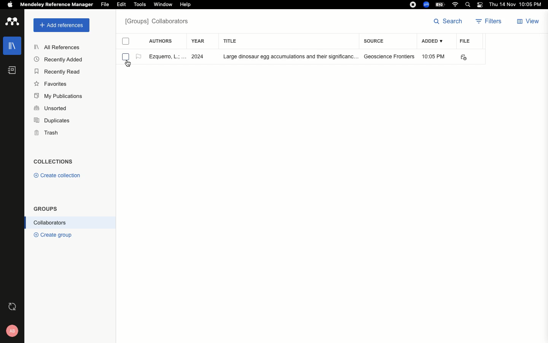  What do you see at coordinates (47, 134) in the screenshot?
I see `Trash` at bounding box center [47, 134].